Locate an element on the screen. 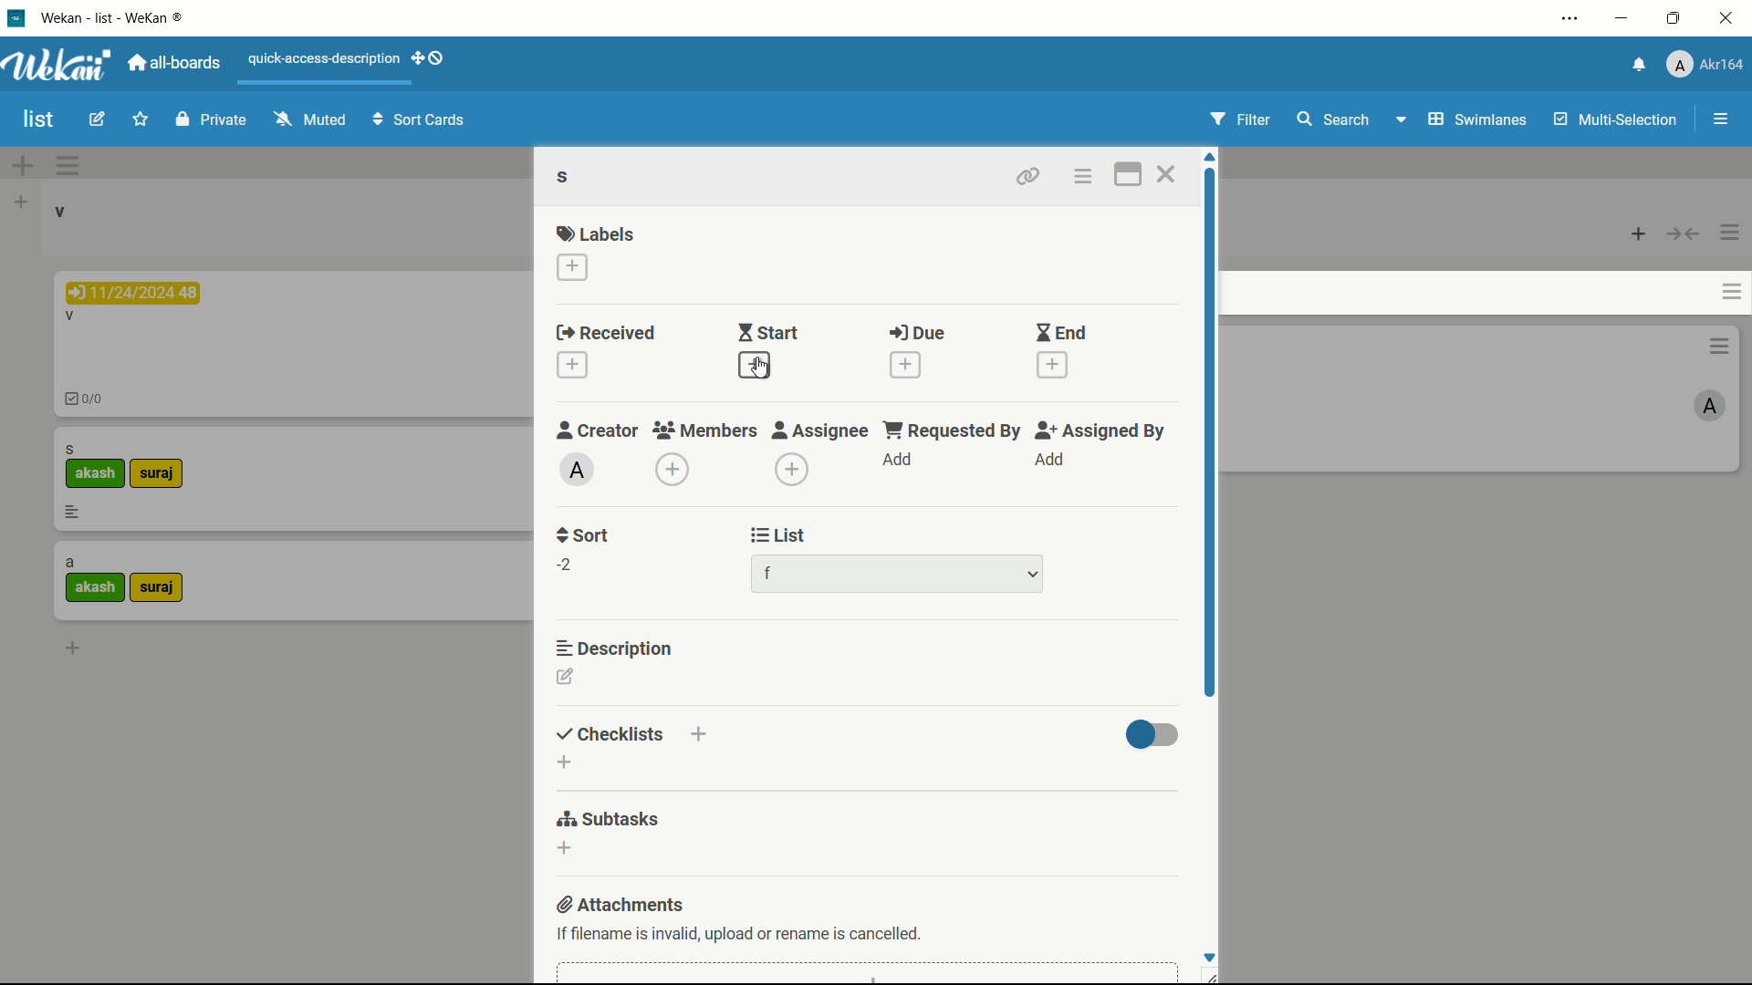 This screenshot has width=1752, height=985. close app is located at coordinates (1726, 20).